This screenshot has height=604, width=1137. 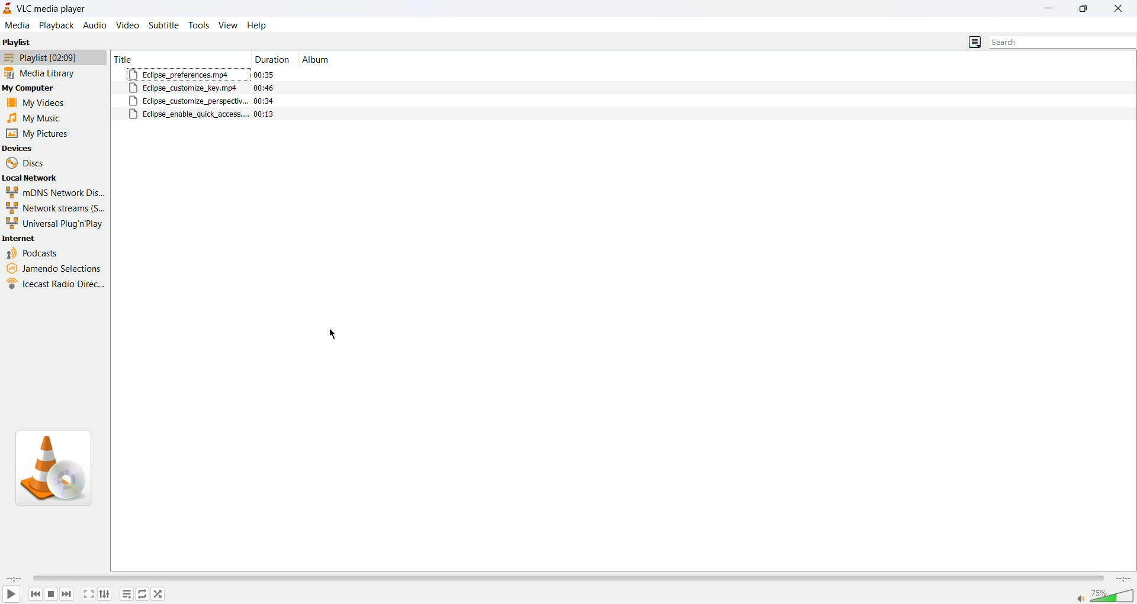 What do you see at coordinates (105, 594) in the screenshot?
I see `extended settings` at bounding box center [105, 594].